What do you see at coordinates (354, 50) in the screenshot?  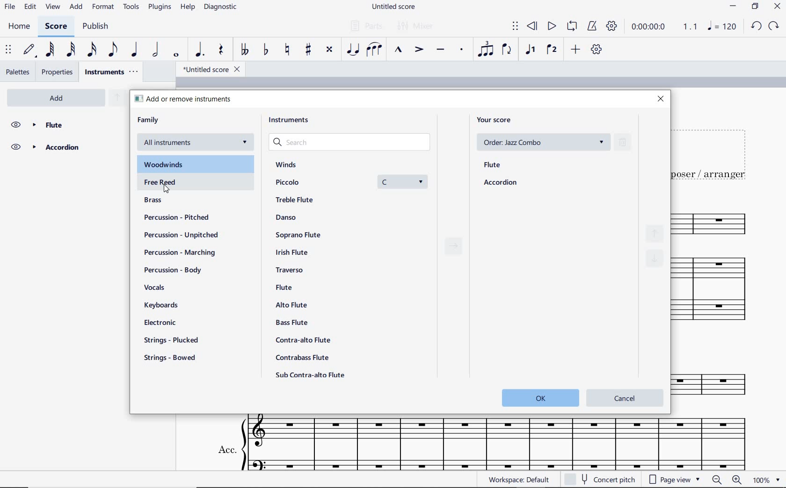 I see `tie` at bounding box center [354, 50].